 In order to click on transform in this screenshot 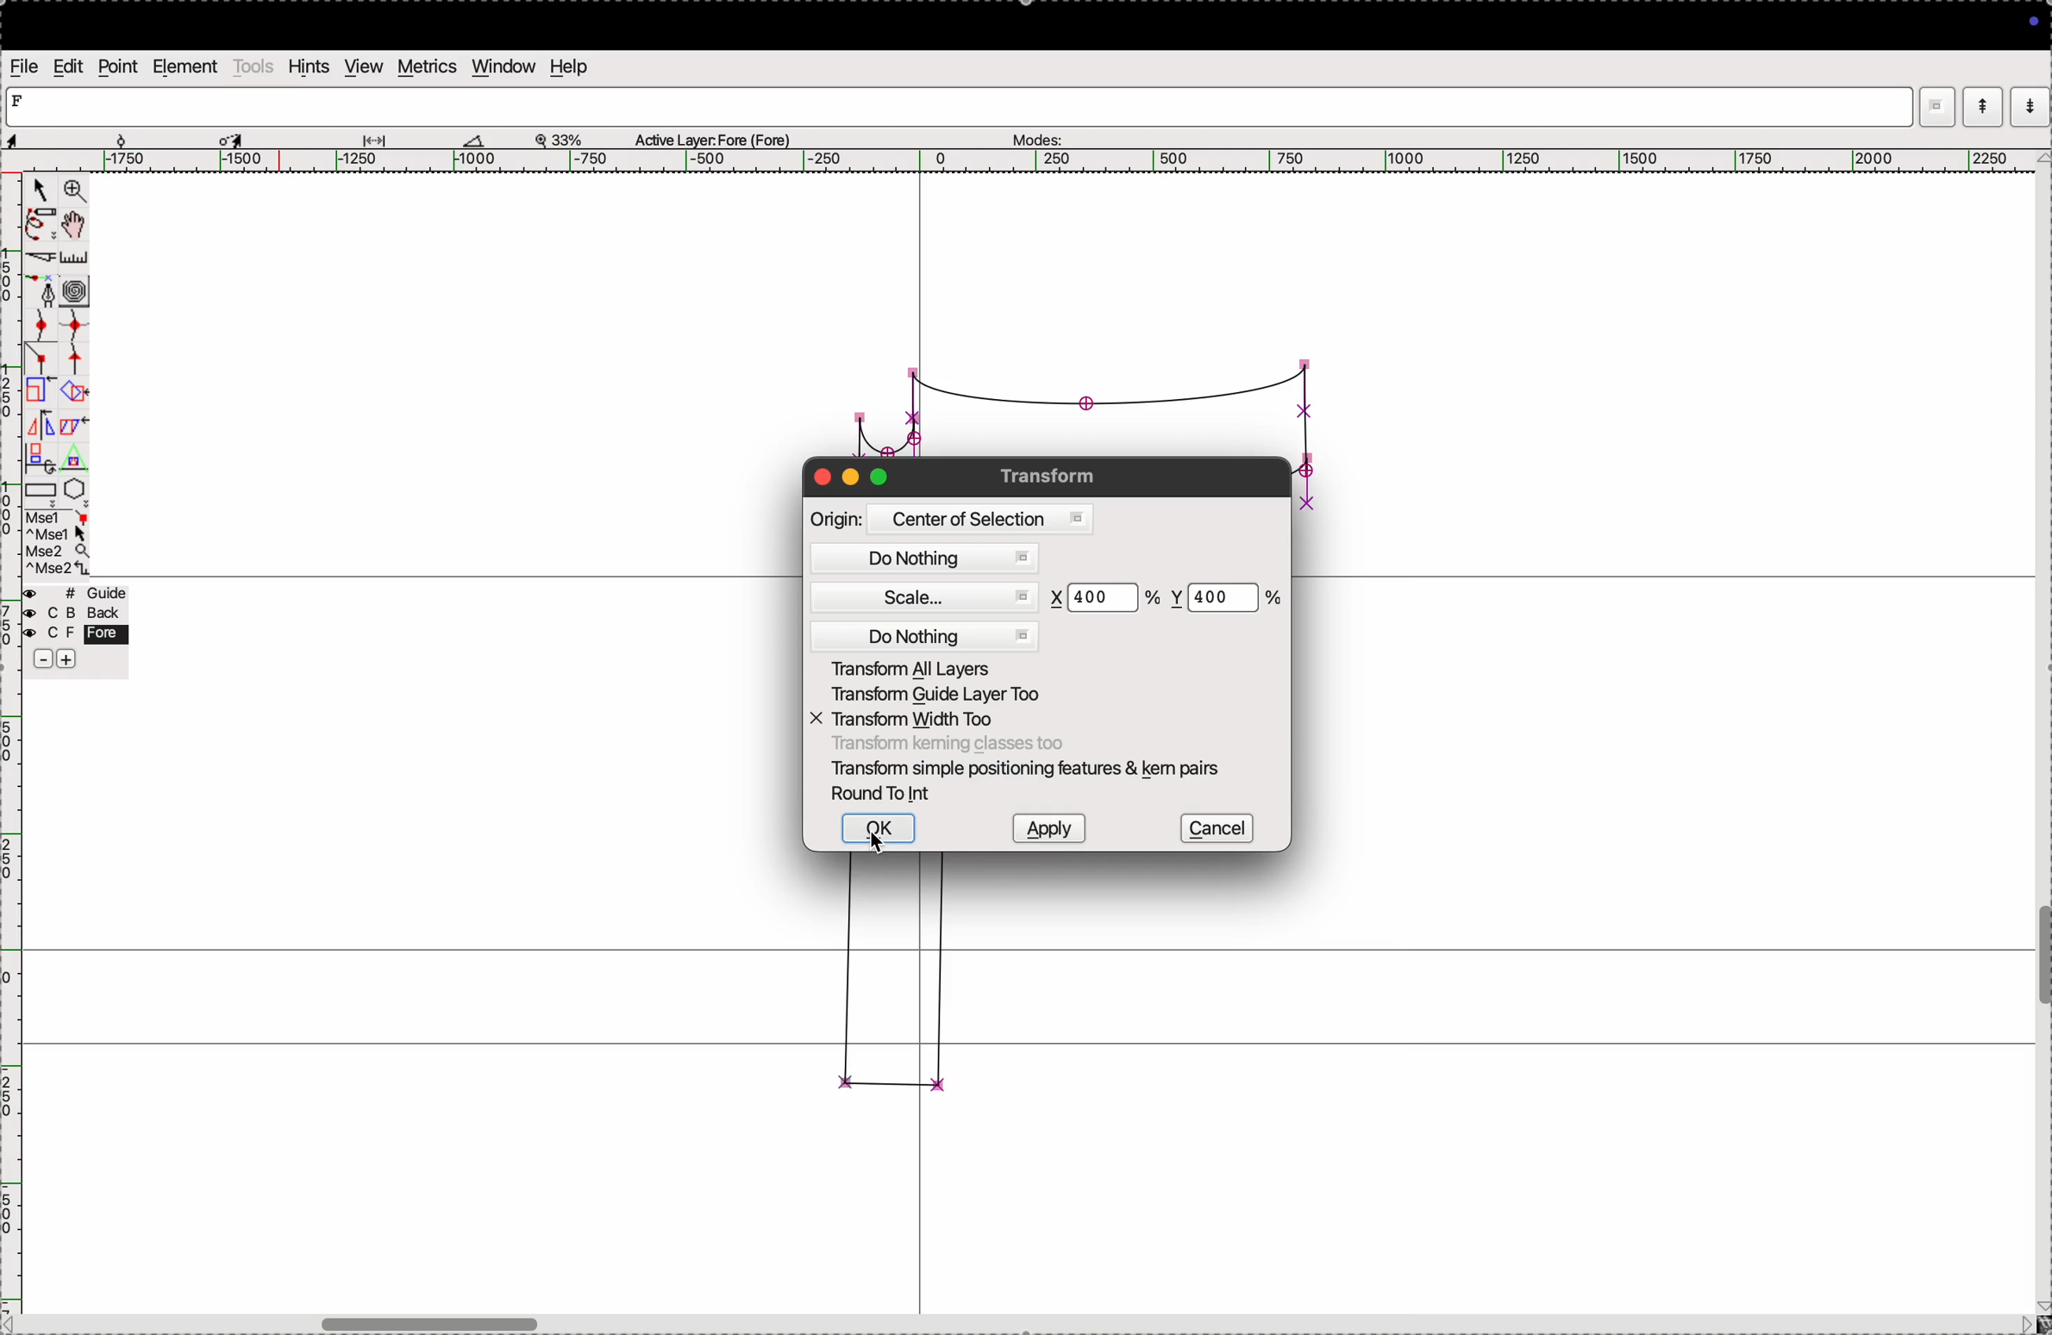, I will do `click(1054, 476)`.